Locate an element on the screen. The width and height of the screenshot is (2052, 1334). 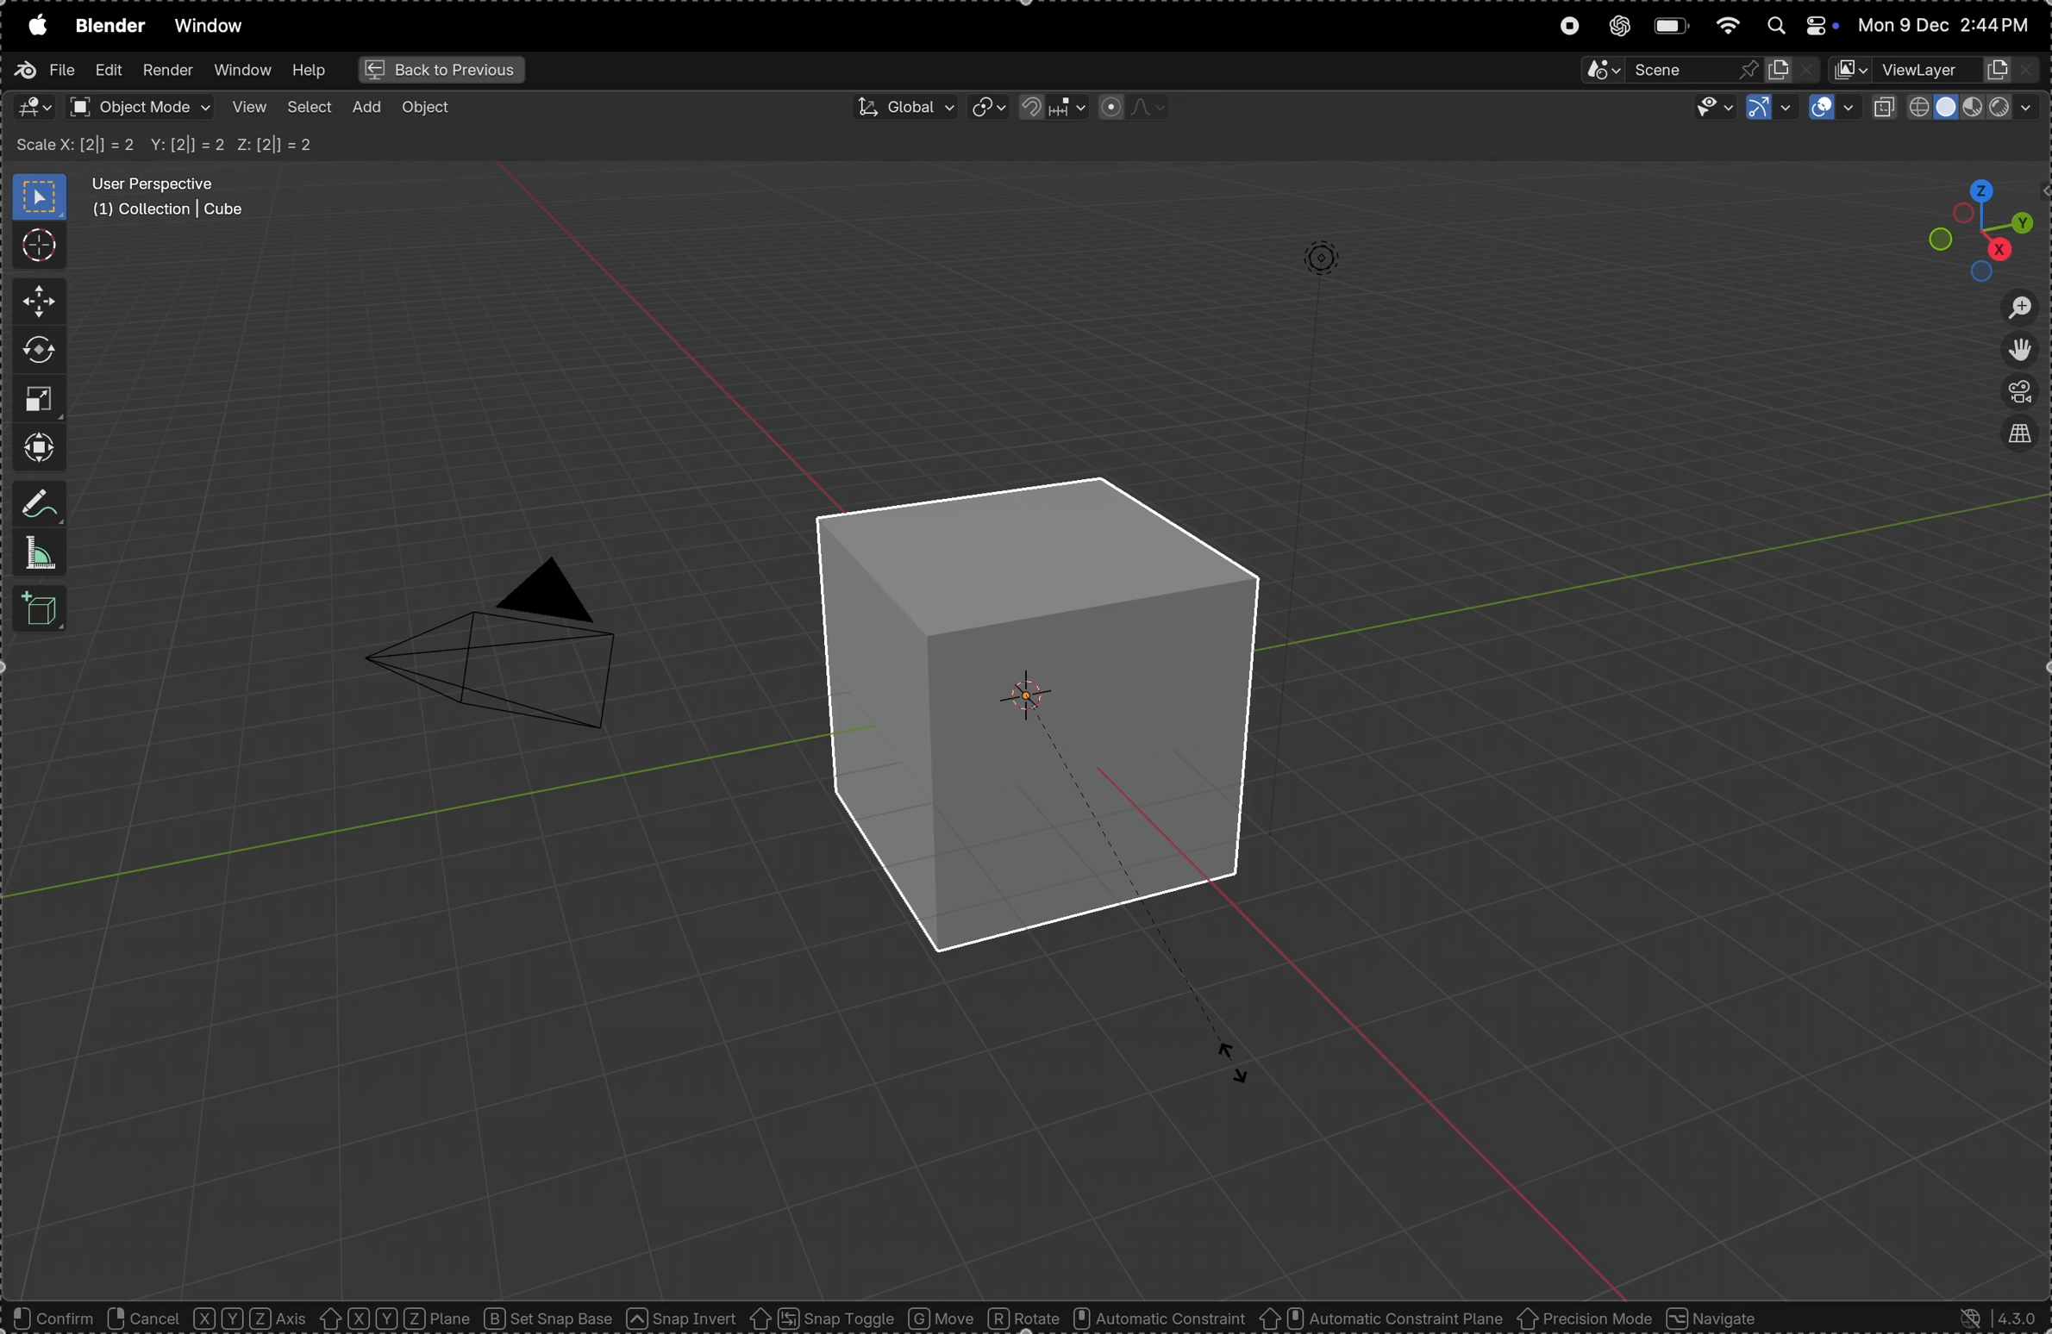
enlarged cube is located at coordinates (1054, 708).